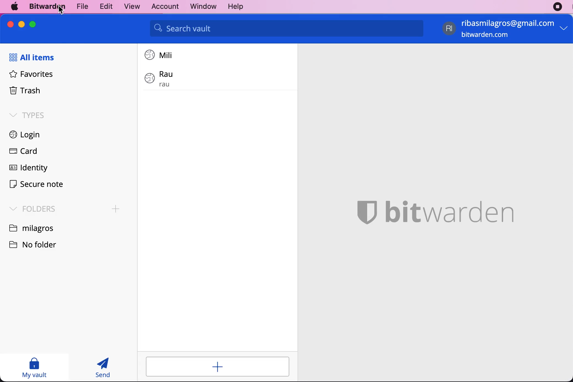 The height and width of the screenshot is (382, 573). What do you see at coordinates (434, 209) in the screenshot?
I see `bitwarden logo` at bounding box center [434, 209].